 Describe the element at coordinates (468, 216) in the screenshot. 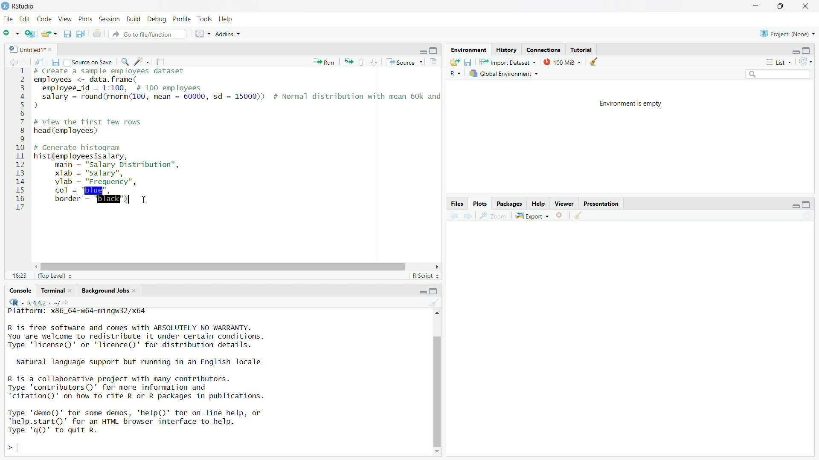

I see `next` at that location.